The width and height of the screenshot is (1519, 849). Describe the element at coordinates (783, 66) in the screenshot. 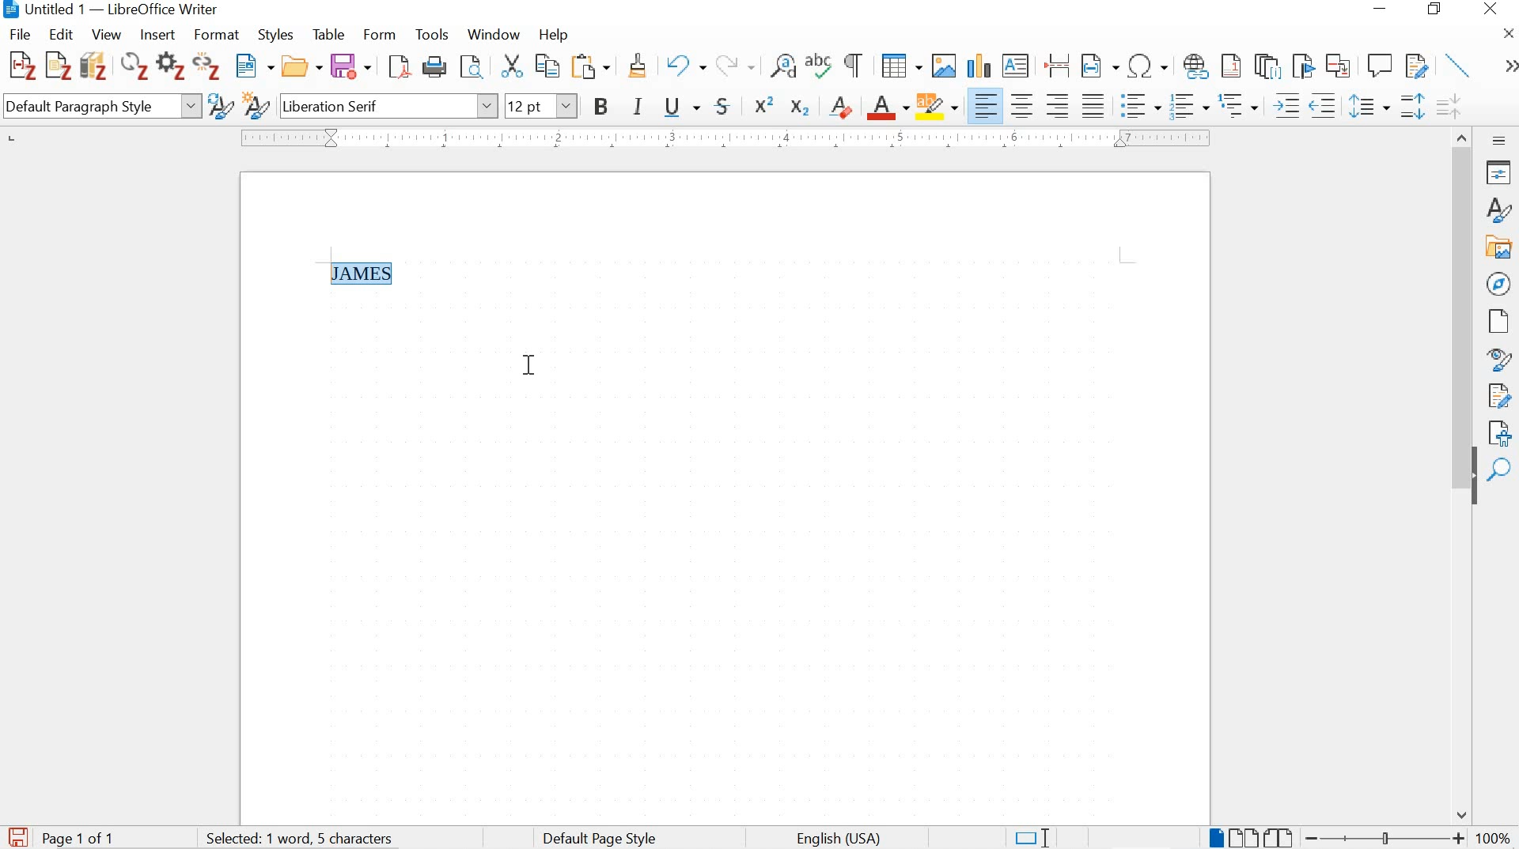

I see `find and replace` at that location.